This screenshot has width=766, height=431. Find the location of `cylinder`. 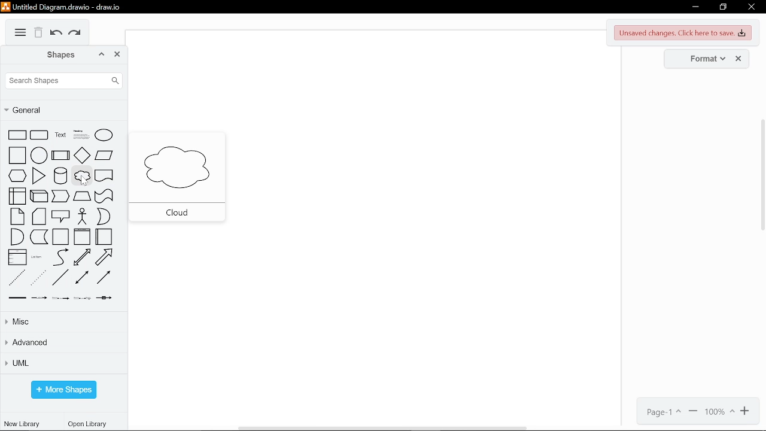

cylinder is located at coordinates (60, 176).